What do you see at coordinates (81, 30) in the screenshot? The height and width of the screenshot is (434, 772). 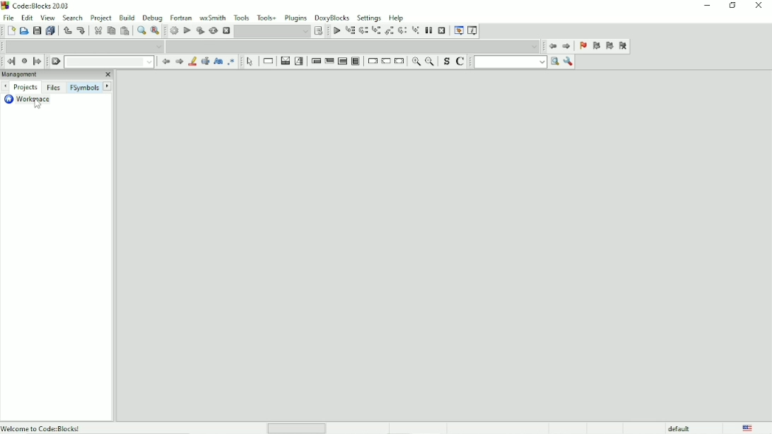 I see `Redo` at bounding box center [81, 30].